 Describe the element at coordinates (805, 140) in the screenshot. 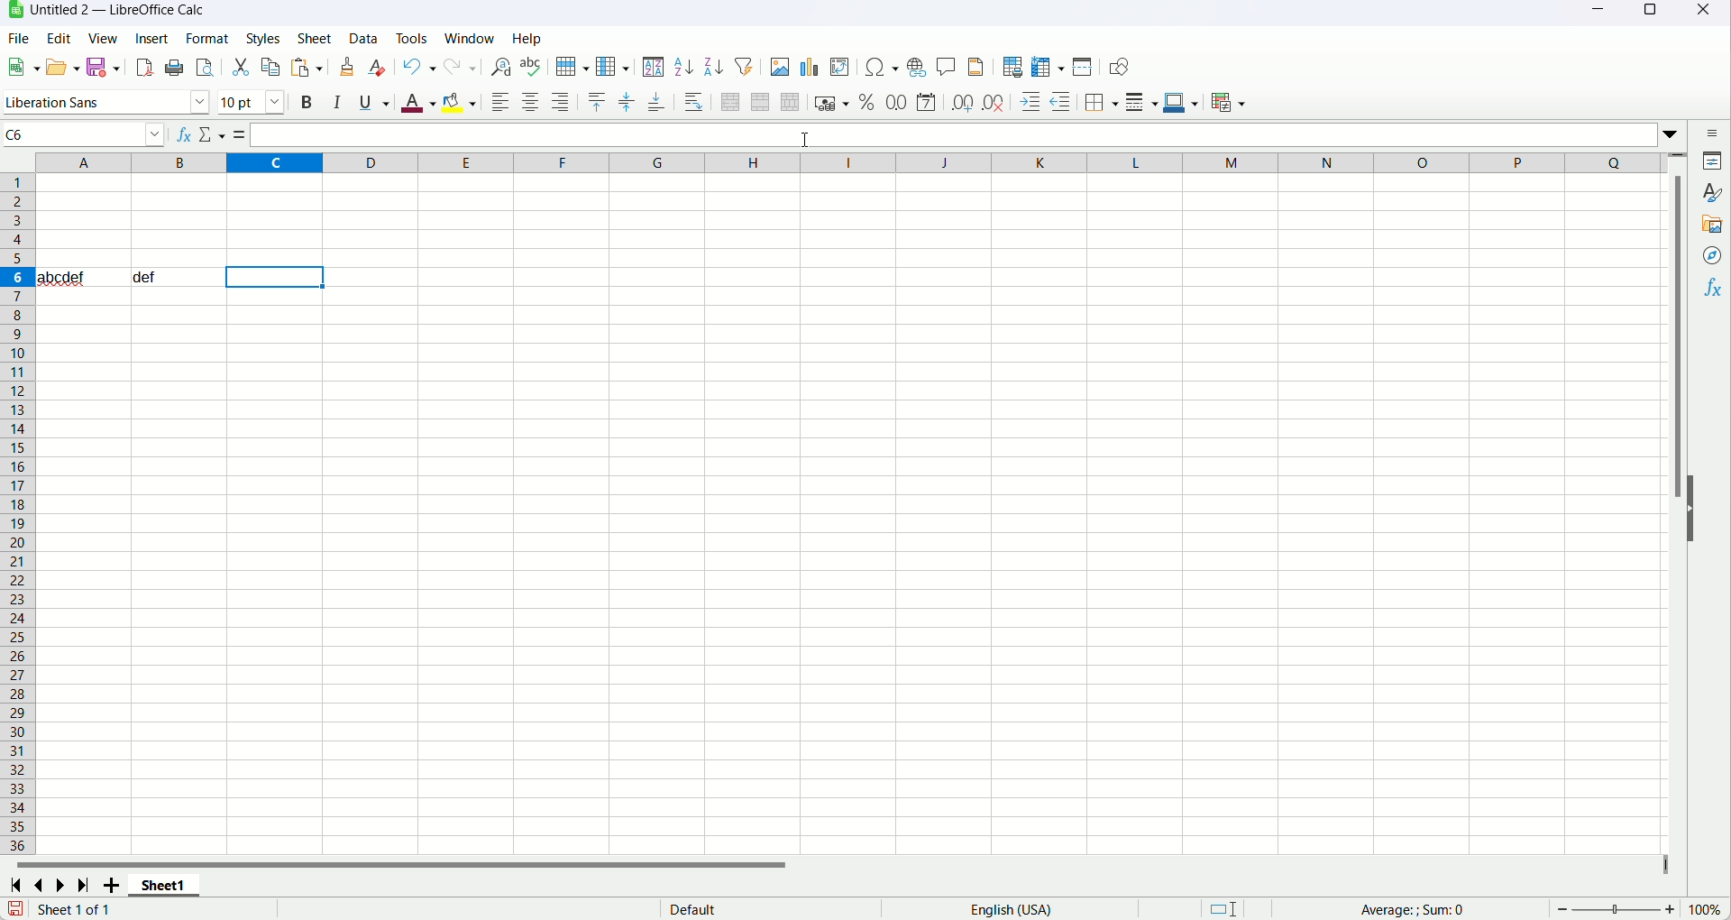

I see `cursor` at that location.